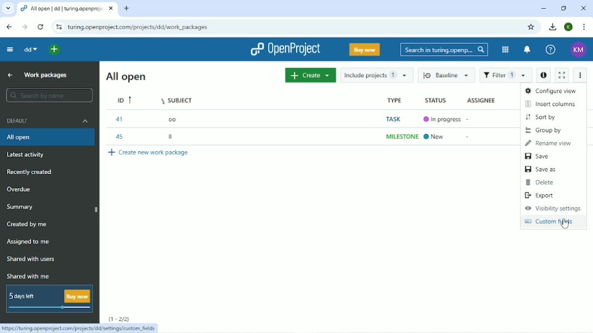 The image size is (593, 333). I want to click on Minimize, so click(544, 9).